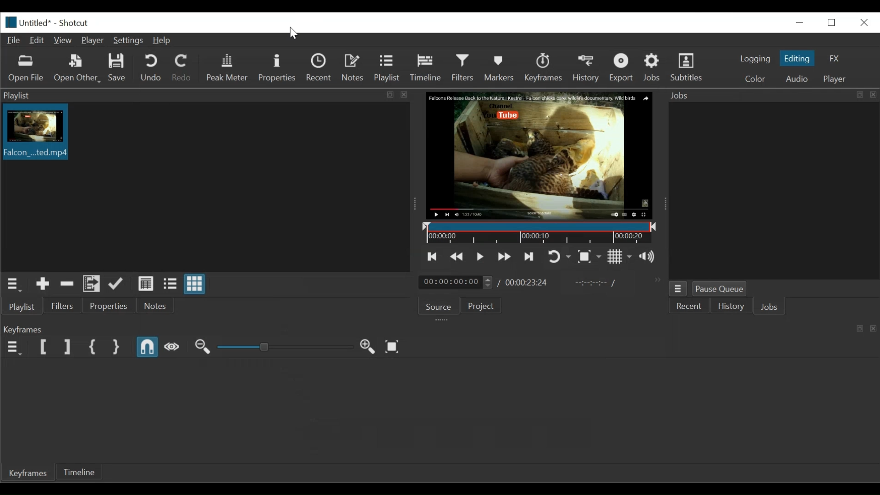 The width and height of the screenshot is (880, 495). What do you see at coordinates (77, 68) in the screenshot?
I see `Open Other` at bounding box center [77, 68].